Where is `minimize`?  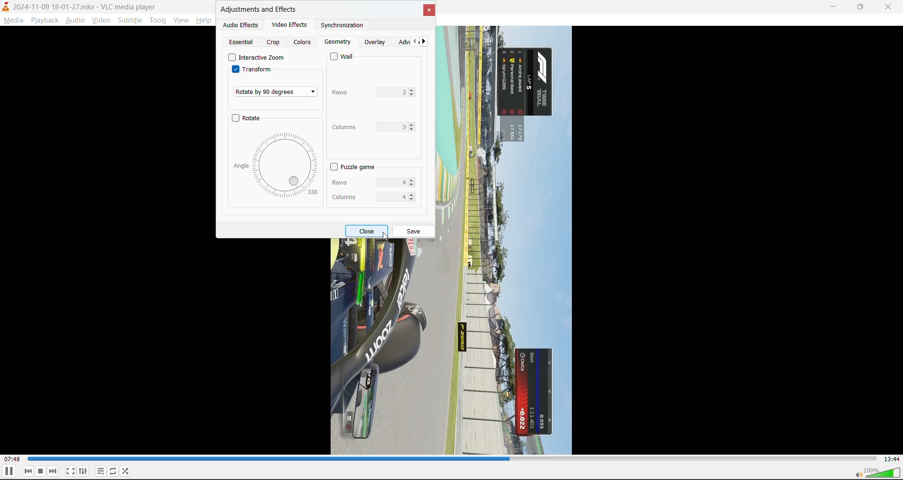 minimize is located at coordinates (832, 8).